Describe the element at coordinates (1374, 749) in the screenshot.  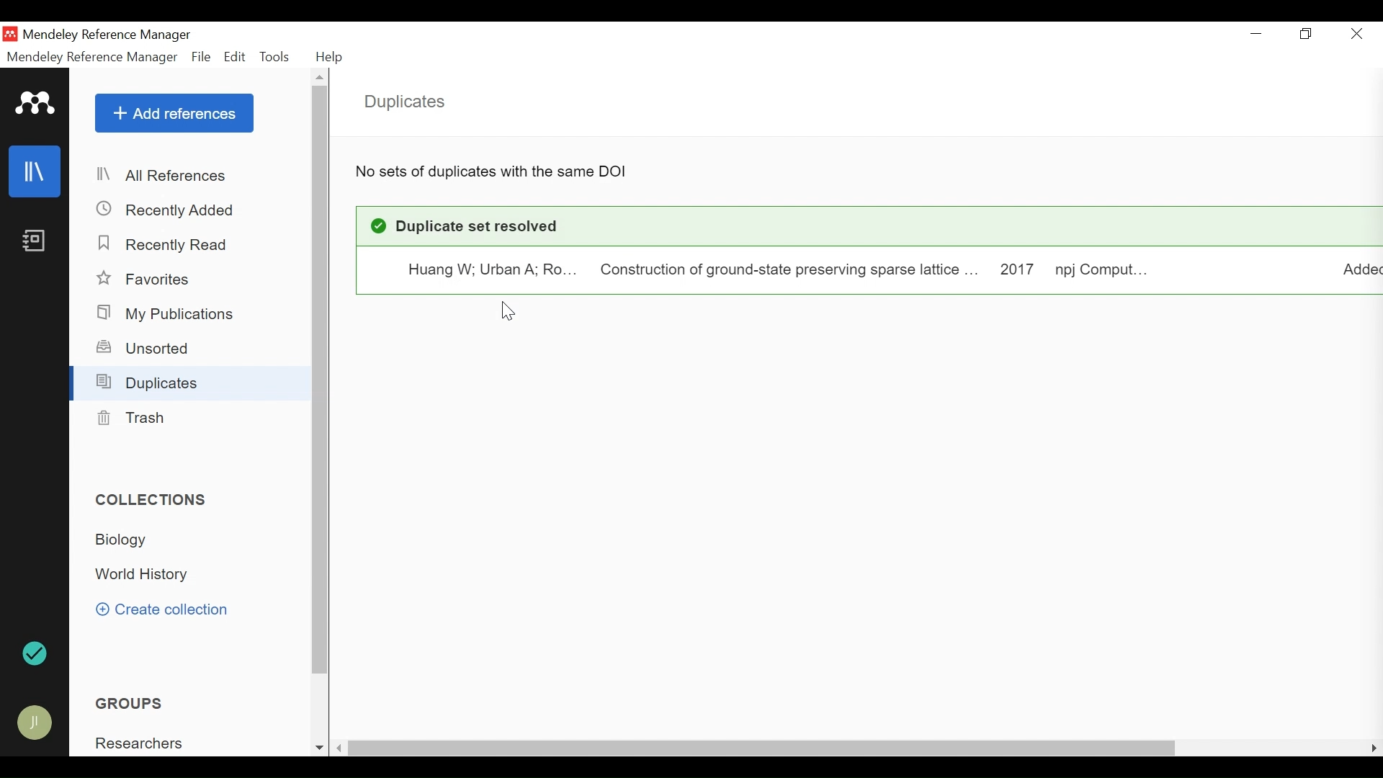
I see `Scroll Right` at that location.